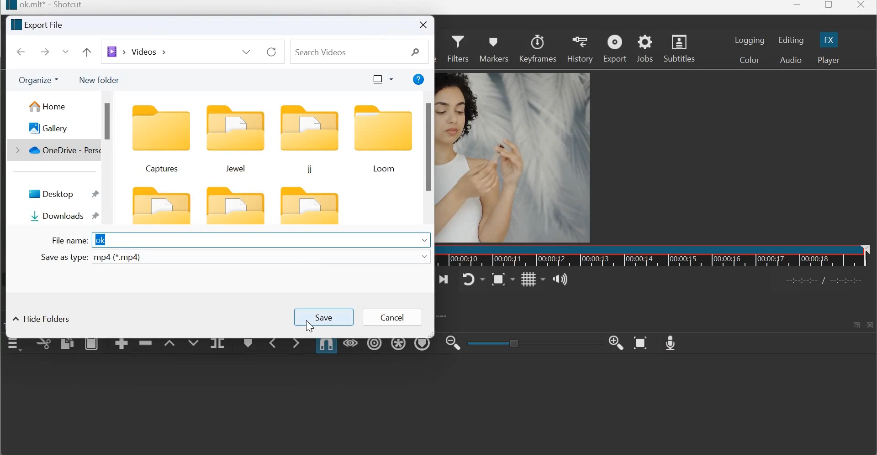  What do you see at coordinates (671, 342) in the screenshot?
I see `Record Audio` at bounding box center [671, 342].